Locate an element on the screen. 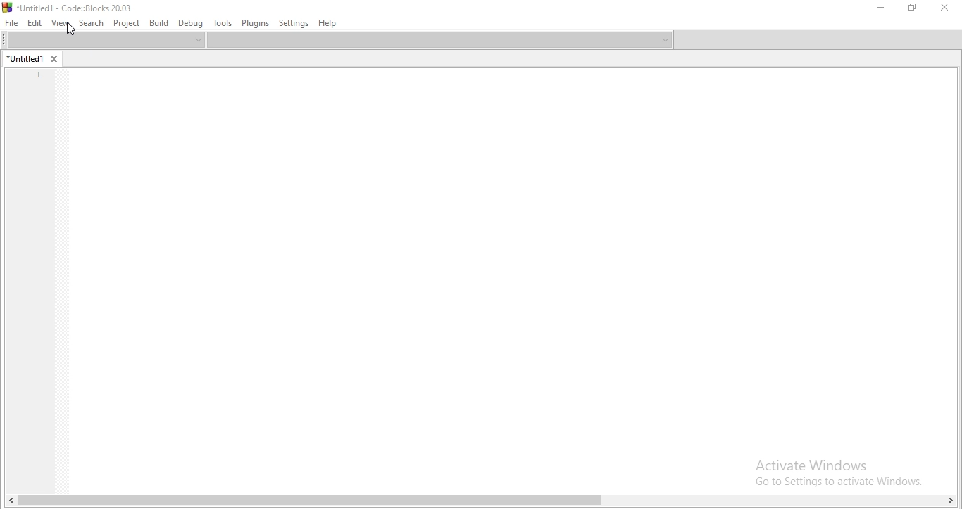  Tools  is located at coordinates (221, 22).